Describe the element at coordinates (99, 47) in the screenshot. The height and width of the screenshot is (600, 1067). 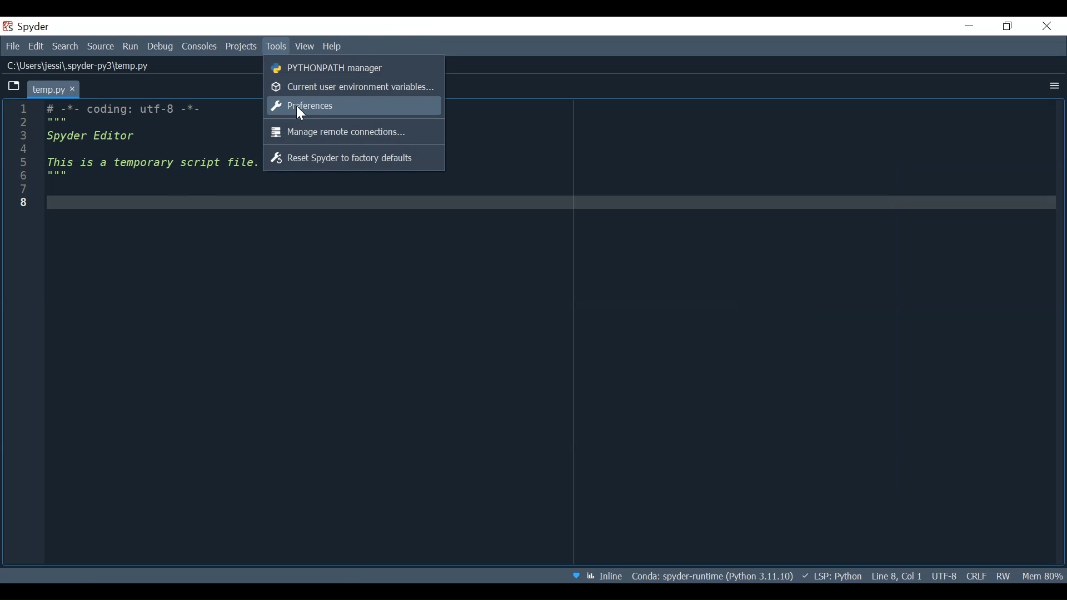
I see `Source` at that location.